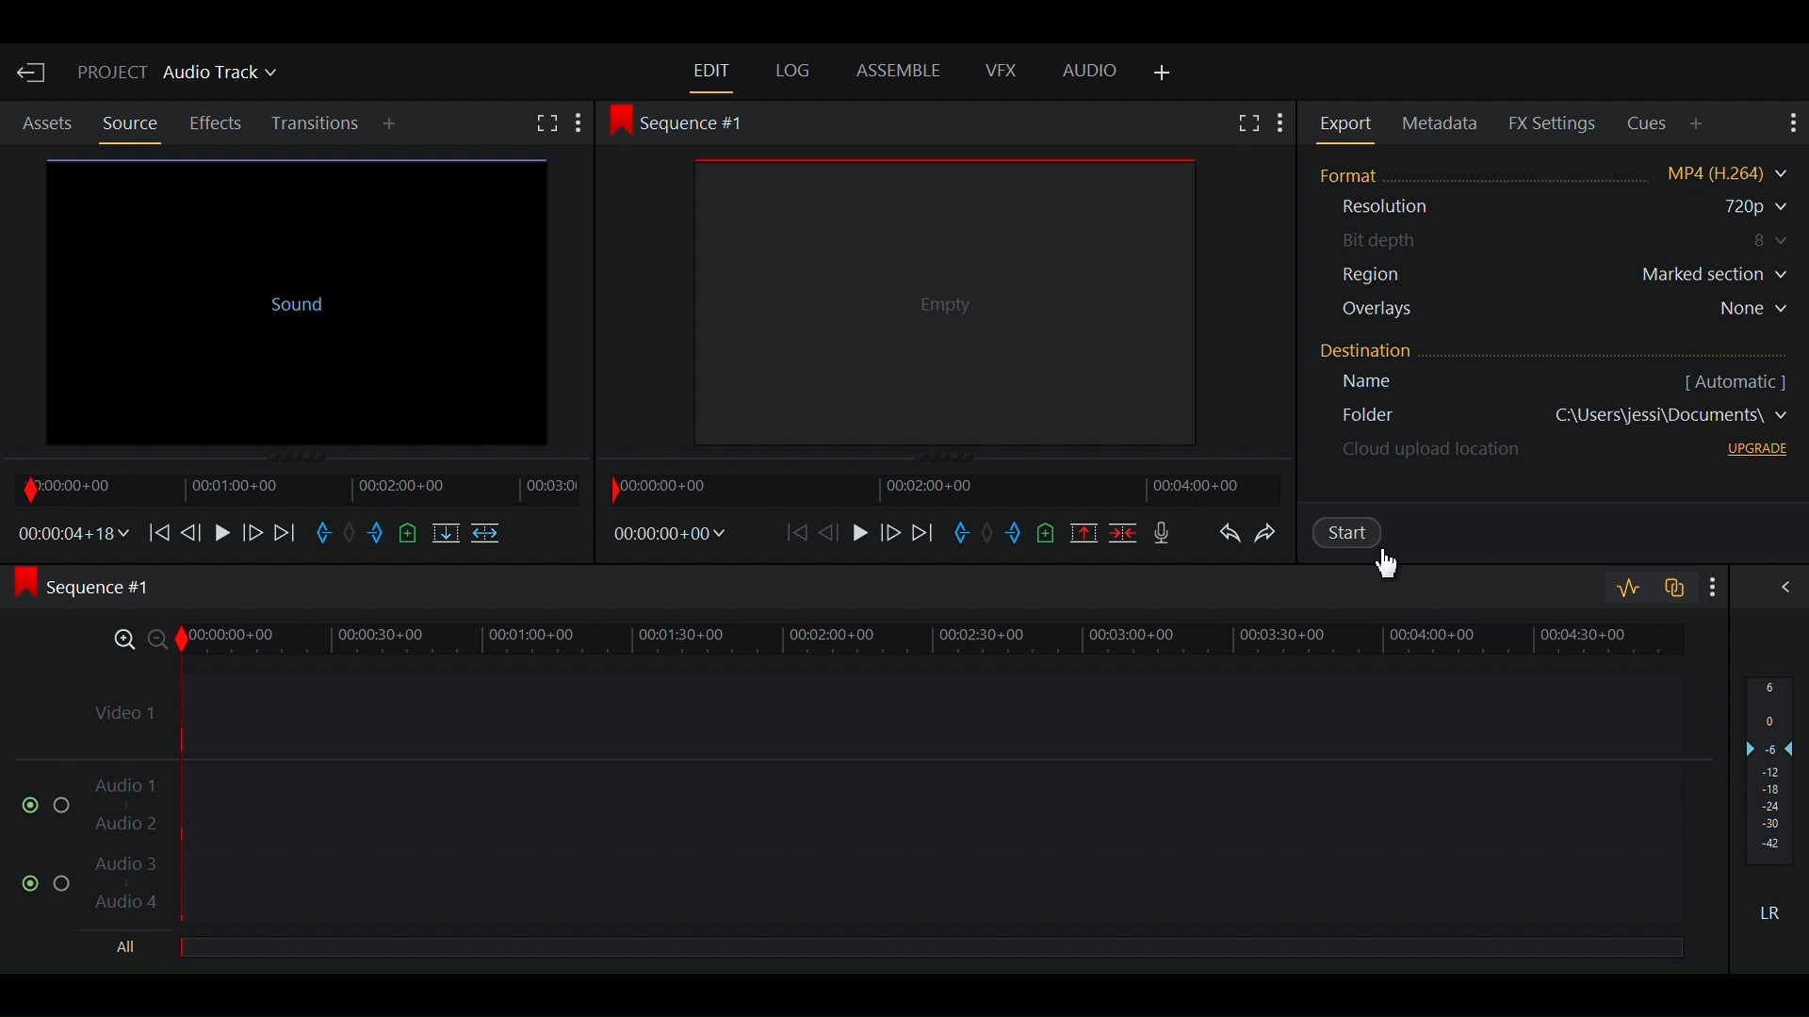  Describe the element at coordinates (221, 531) in the screenshot. I see `Play` at that location.